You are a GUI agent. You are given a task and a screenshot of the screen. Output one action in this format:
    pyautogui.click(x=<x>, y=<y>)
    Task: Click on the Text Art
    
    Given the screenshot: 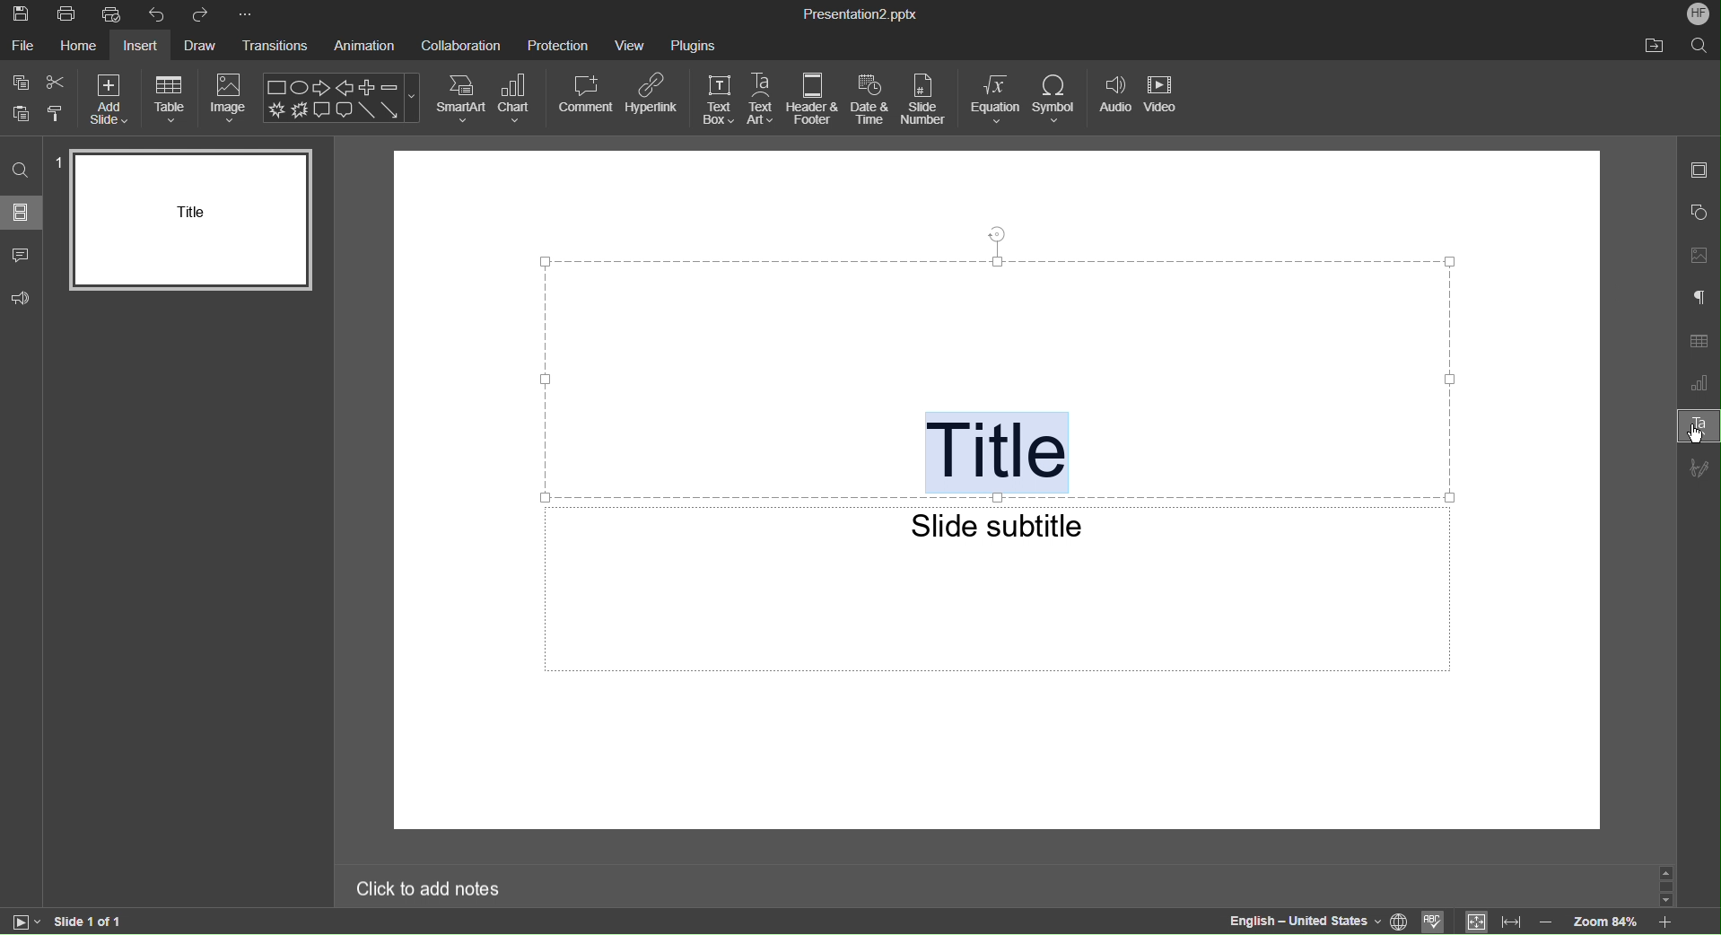 What is the action you would take?
    pyautogui.click(x=1698, y=424)
    